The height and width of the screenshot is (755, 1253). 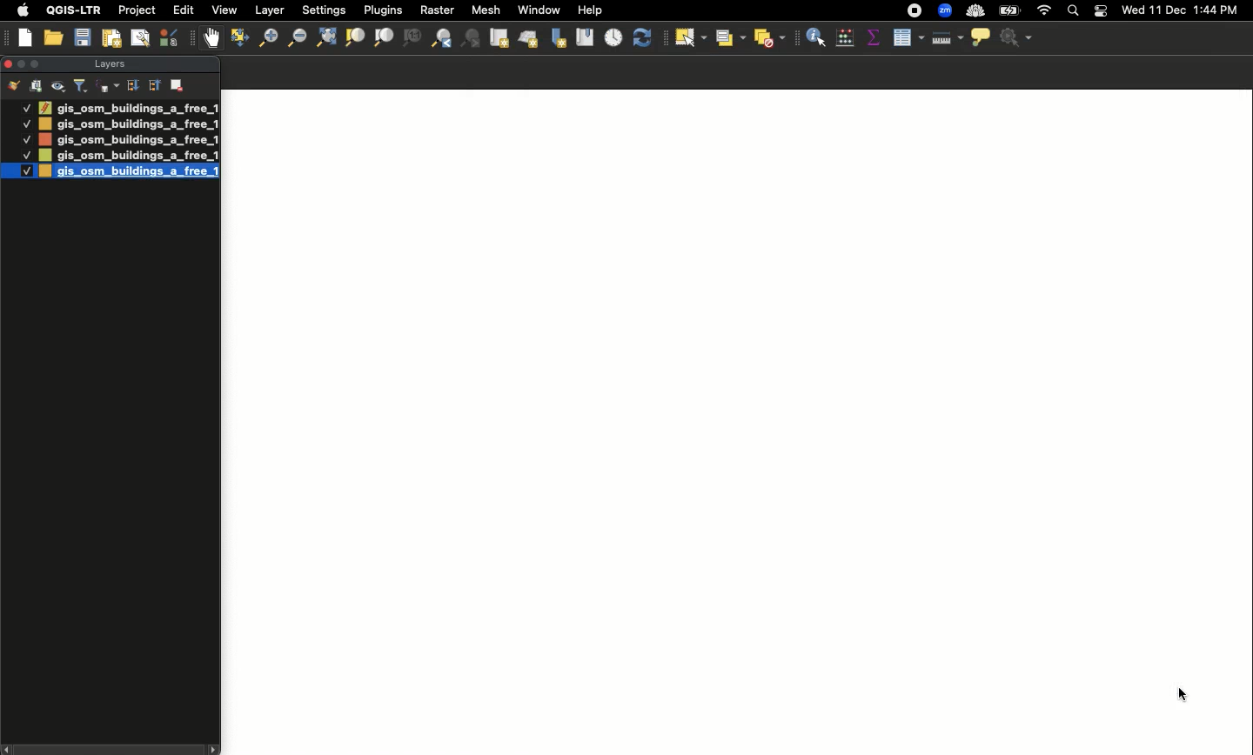 I want to click on Raster, so click(x=435, y=10).